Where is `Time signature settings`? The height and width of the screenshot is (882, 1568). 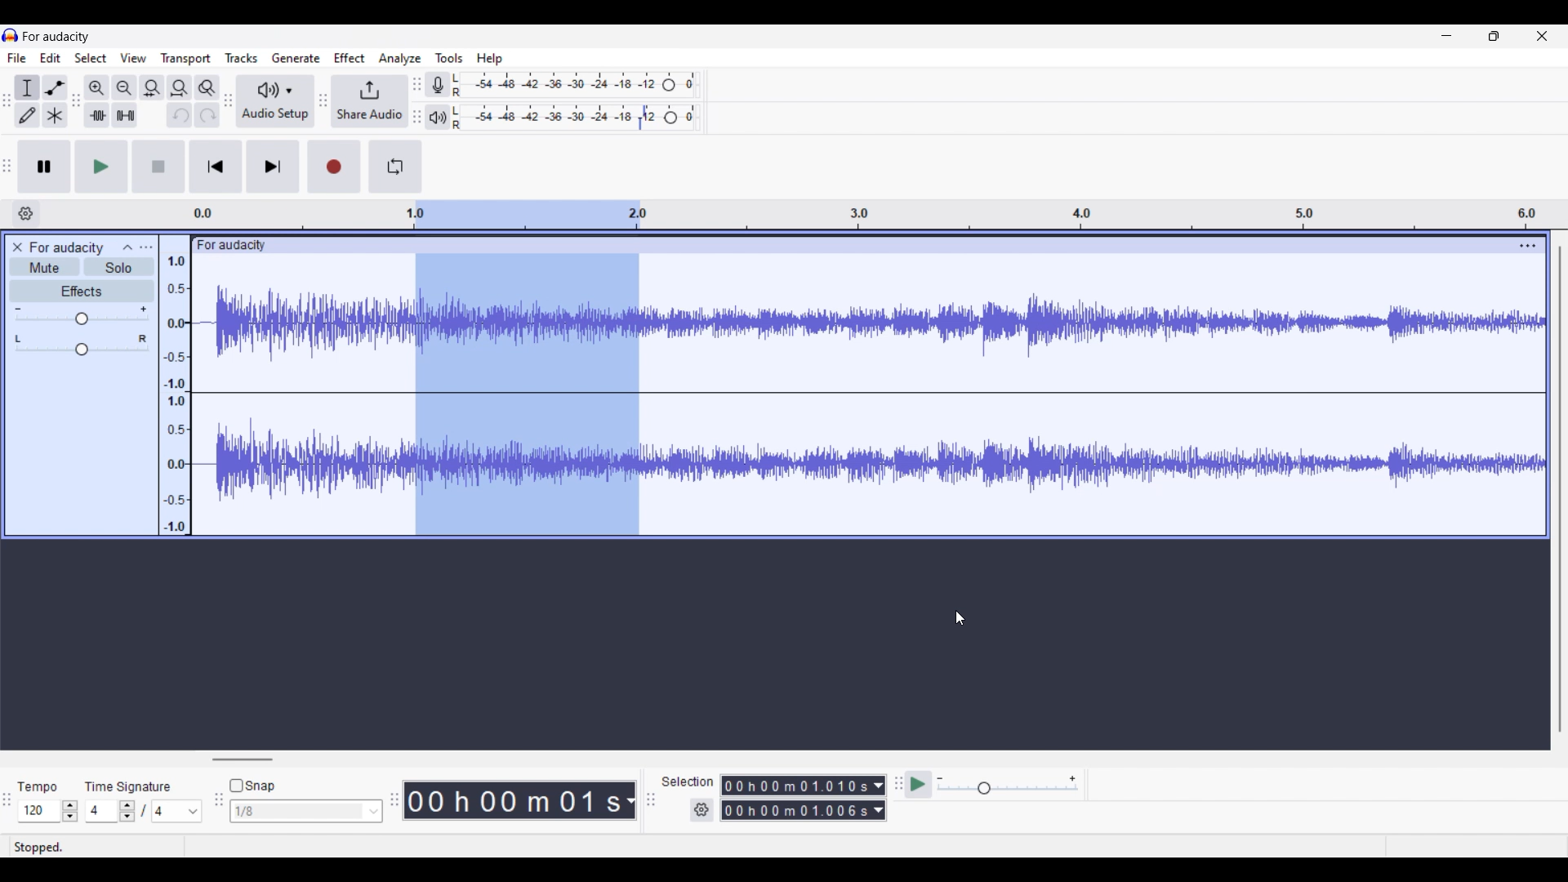
Time signature settings is located at coordinates (144, 811).